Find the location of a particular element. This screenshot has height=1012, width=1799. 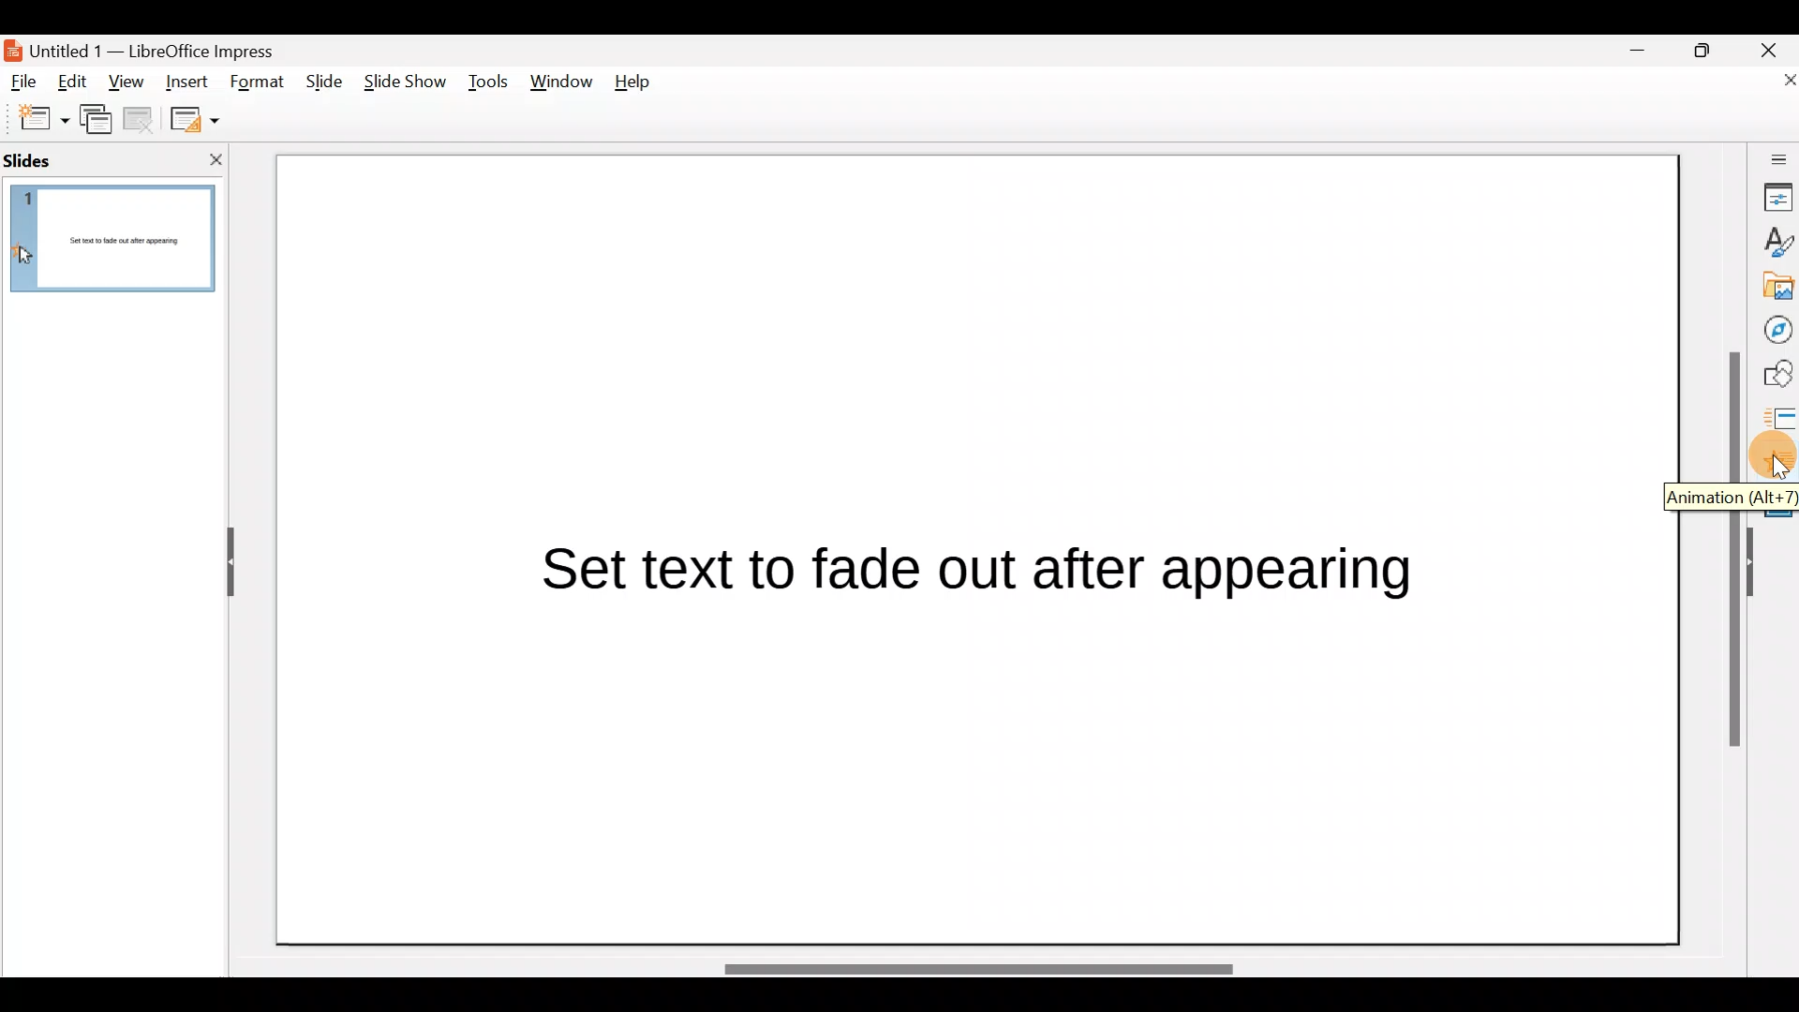

Properties is located at coordinates (1773, 201).